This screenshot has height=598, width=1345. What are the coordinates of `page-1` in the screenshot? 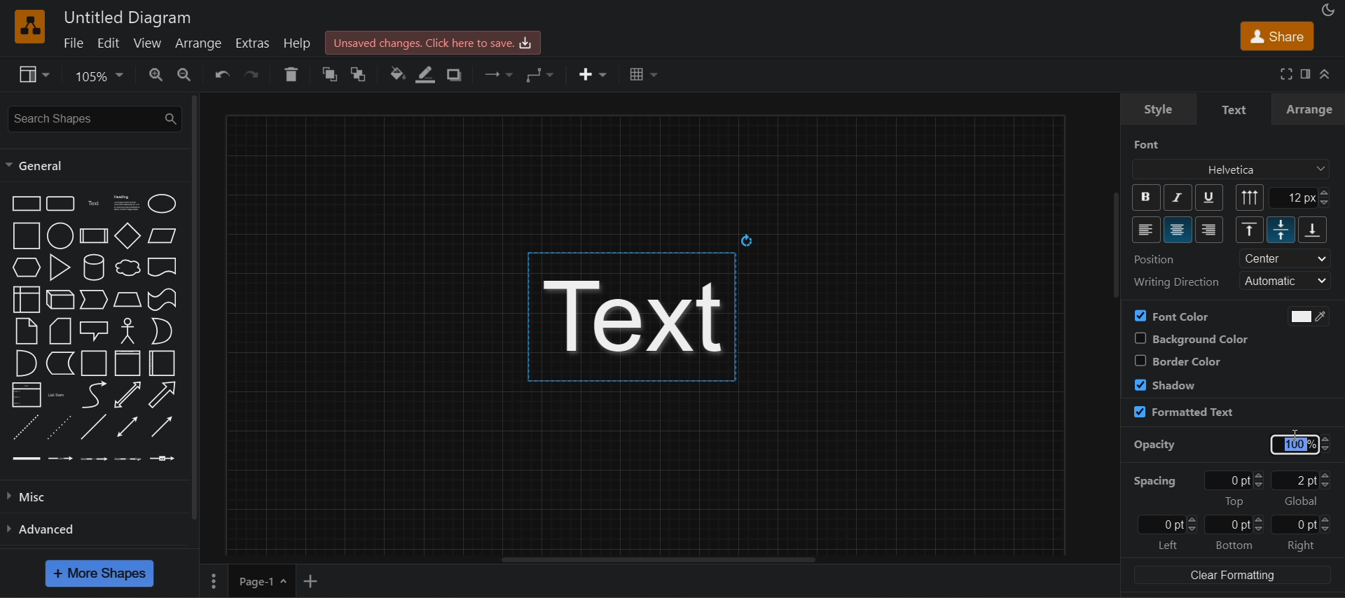 It's located at (261, 580).